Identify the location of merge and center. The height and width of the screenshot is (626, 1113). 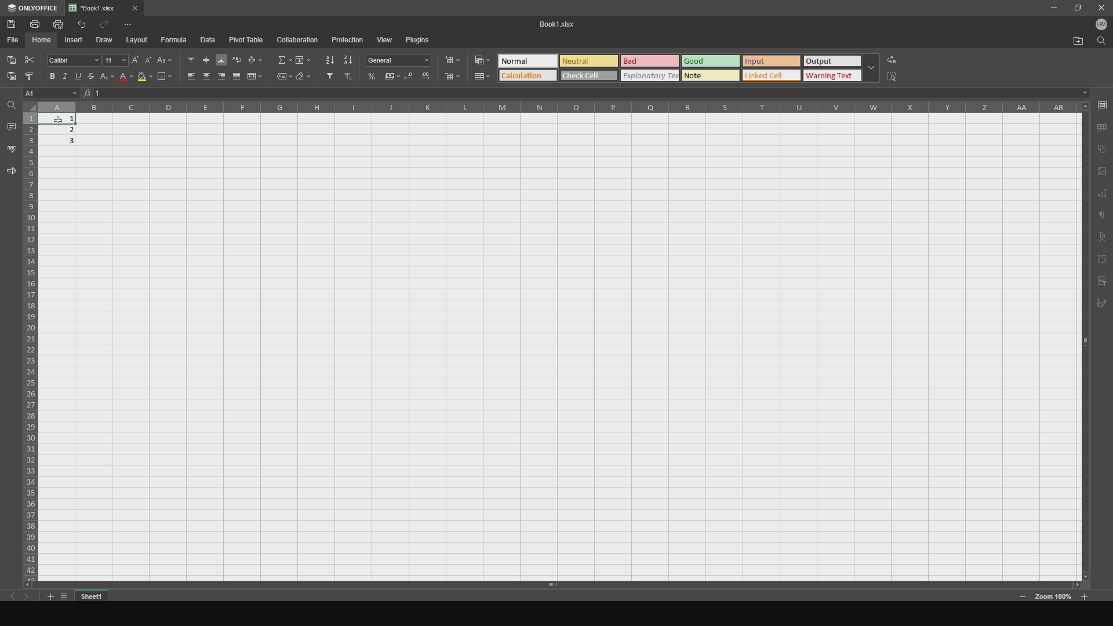
(257, 77).